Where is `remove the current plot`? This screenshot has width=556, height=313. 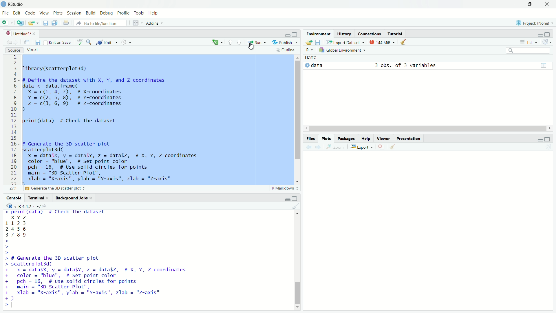 remove the current plot is located at coordinates (380, 147).